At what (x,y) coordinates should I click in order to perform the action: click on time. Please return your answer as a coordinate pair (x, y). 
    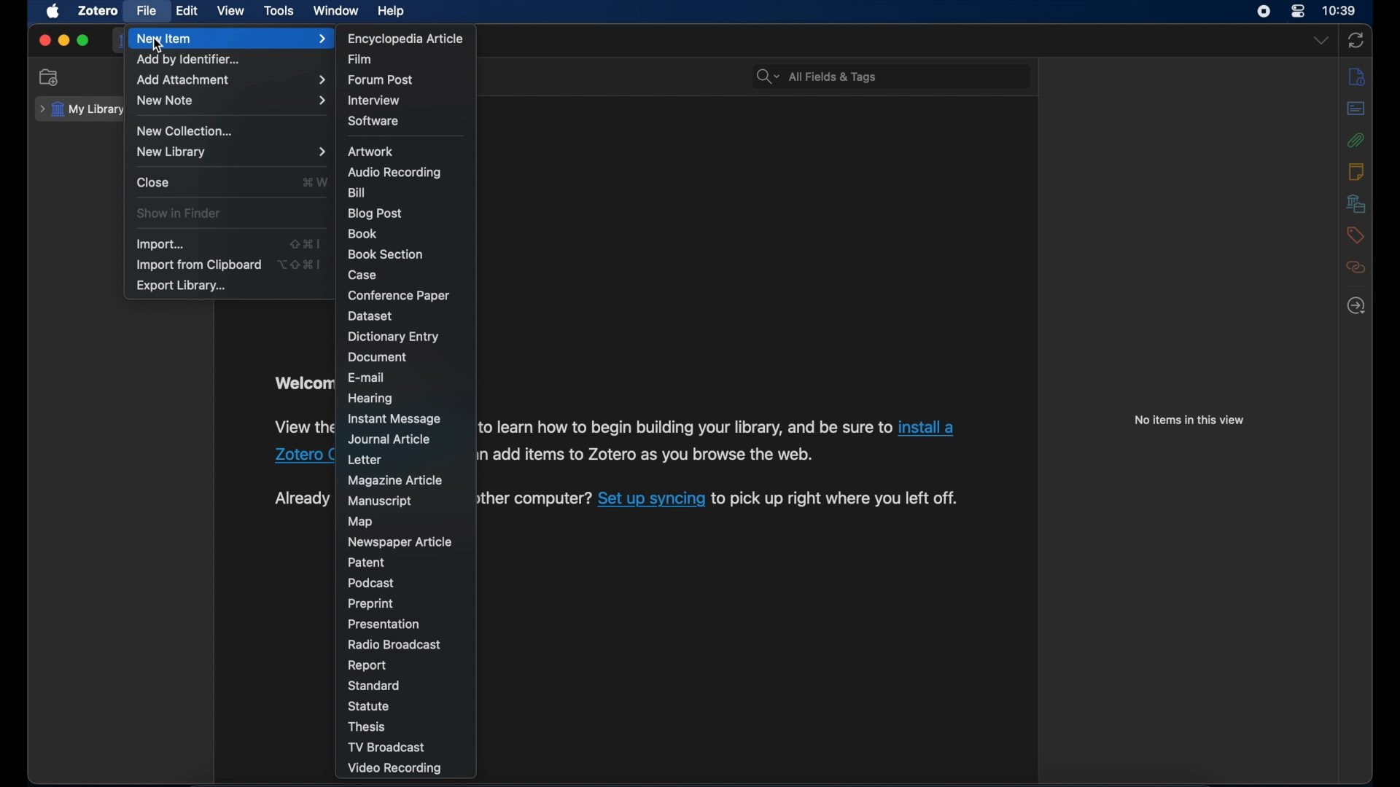
    Looking at the image, I should click on (1339, 11).